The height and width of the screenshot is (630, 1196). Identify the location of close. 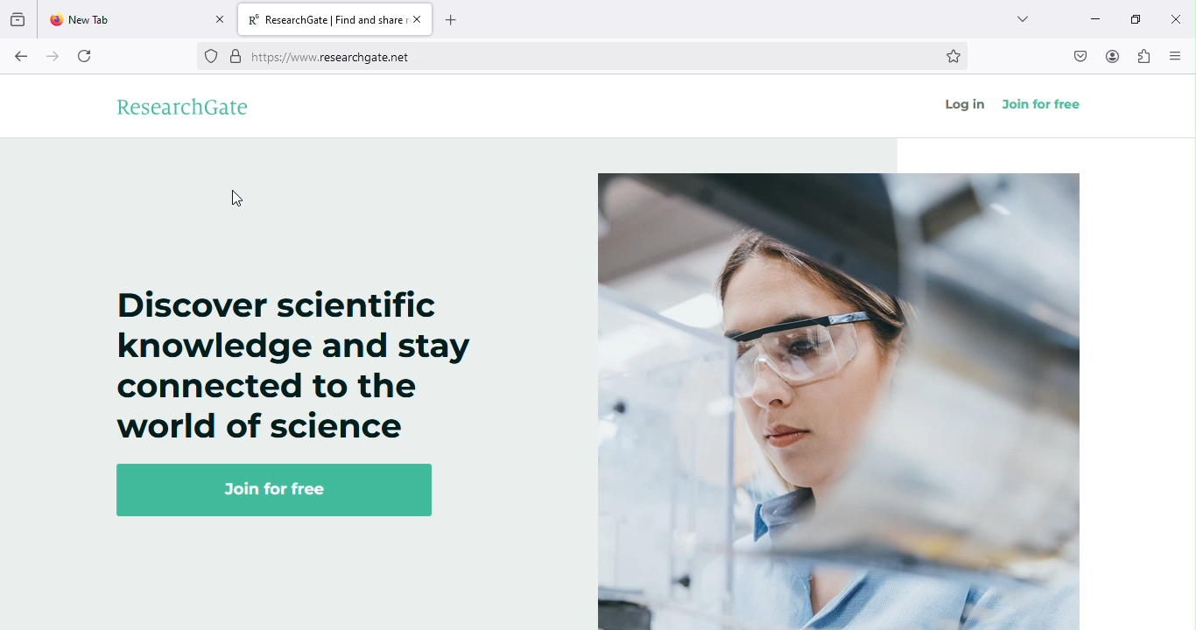
(418, 20).